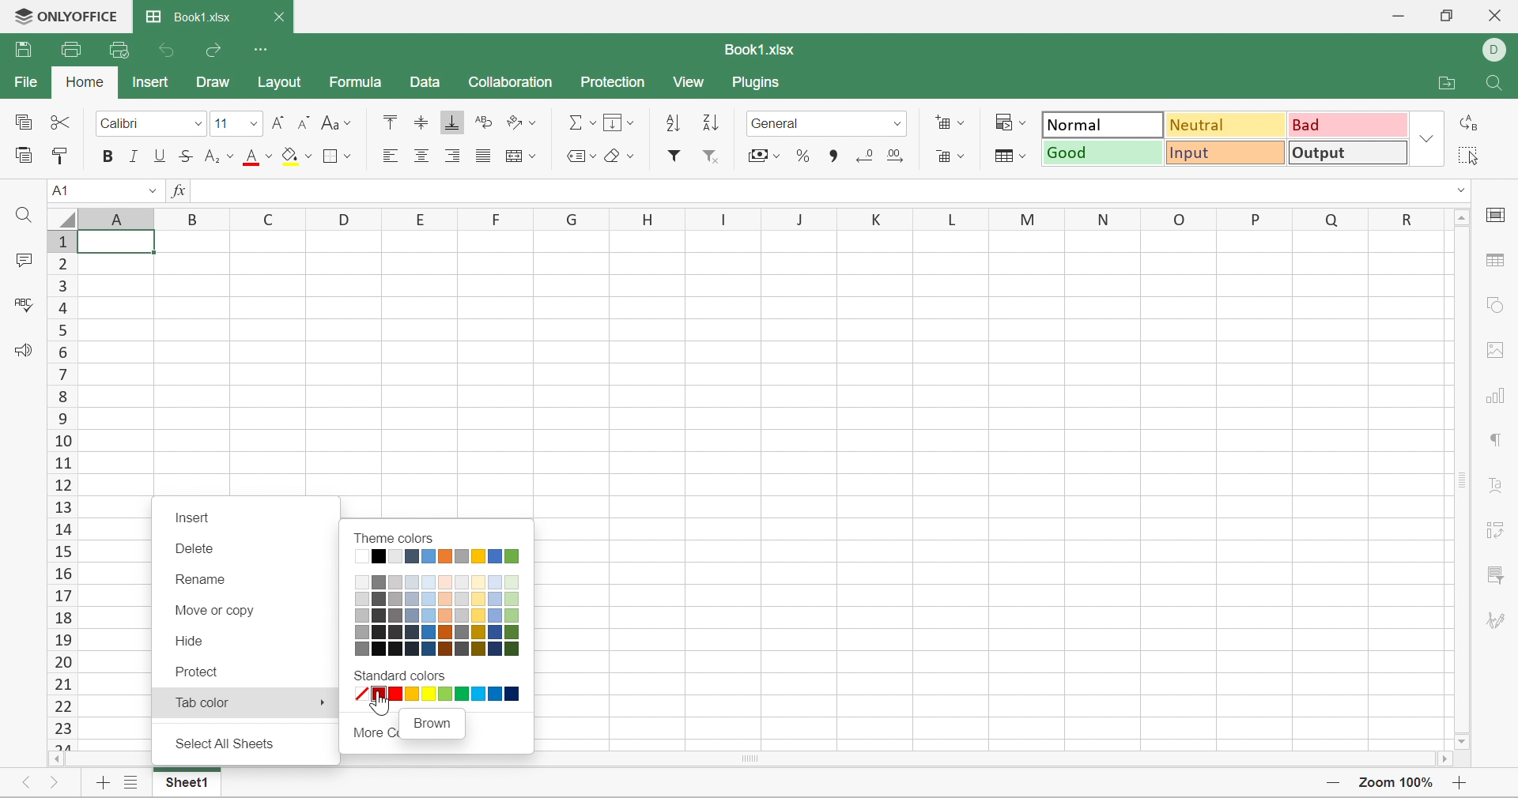  I want to click on Standard colors, so click(395, 676).